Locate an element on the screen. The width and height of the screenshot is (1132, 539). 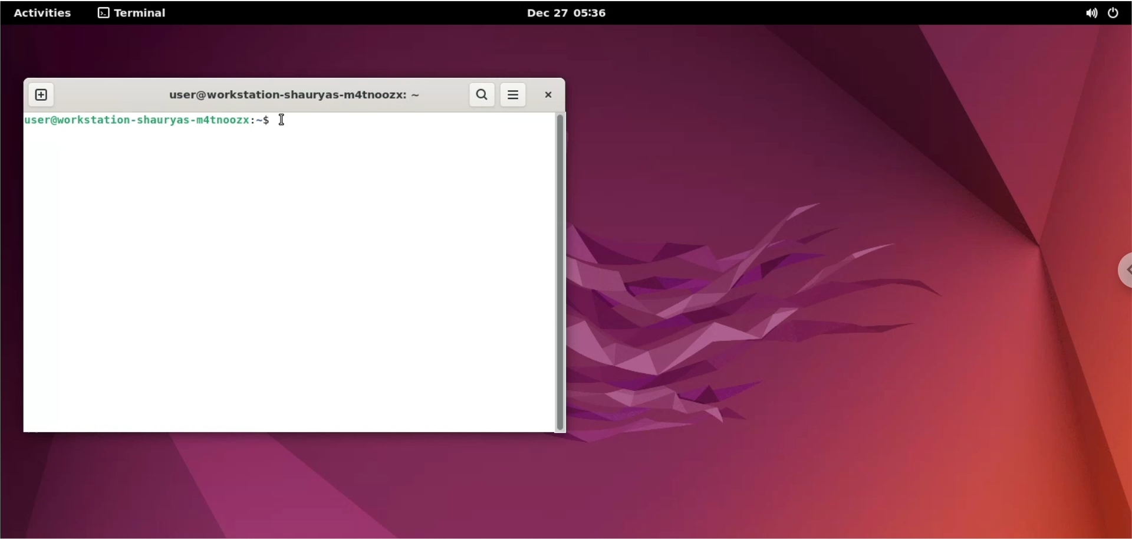
sound options is located at coordinates (1091, 14).